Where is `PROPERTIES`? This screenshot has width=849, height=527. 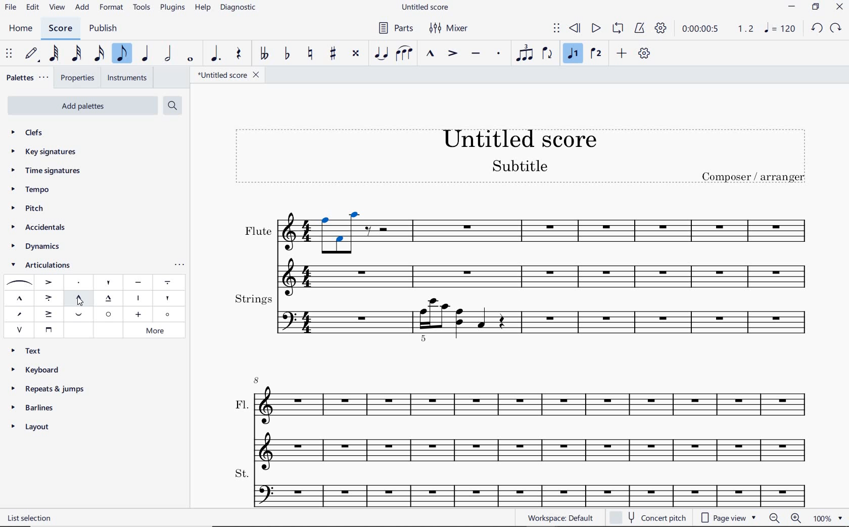 PROPERTIES is located at coordinates (79, 77).